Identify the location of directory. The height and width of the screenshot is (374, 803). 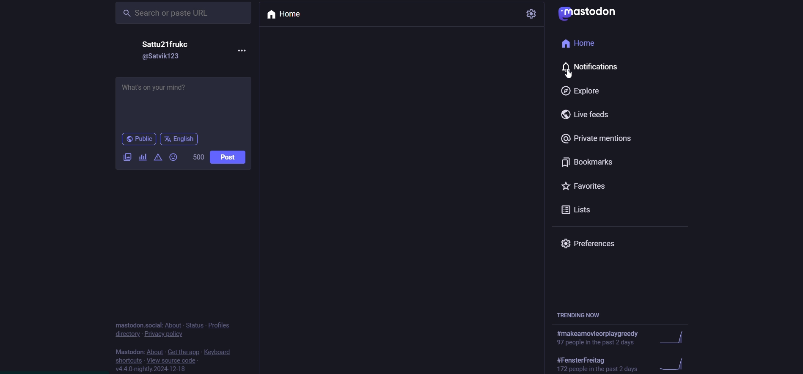
(126, 335).